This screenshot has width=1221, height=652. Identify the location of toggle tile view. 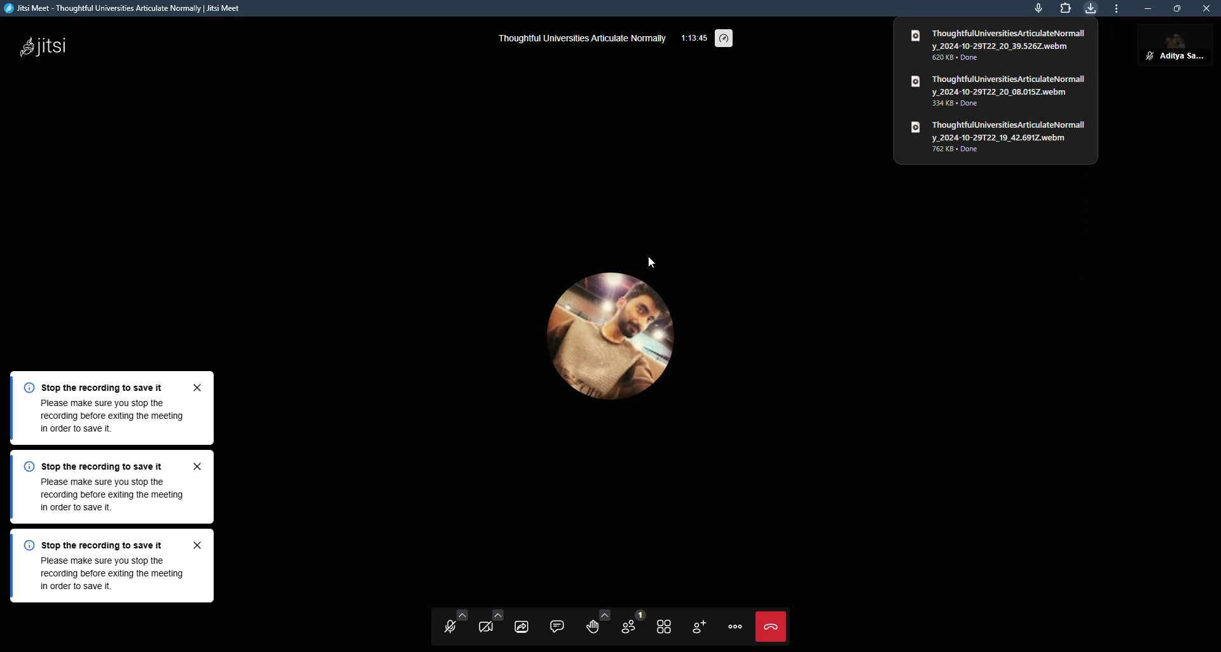
(661, 625).